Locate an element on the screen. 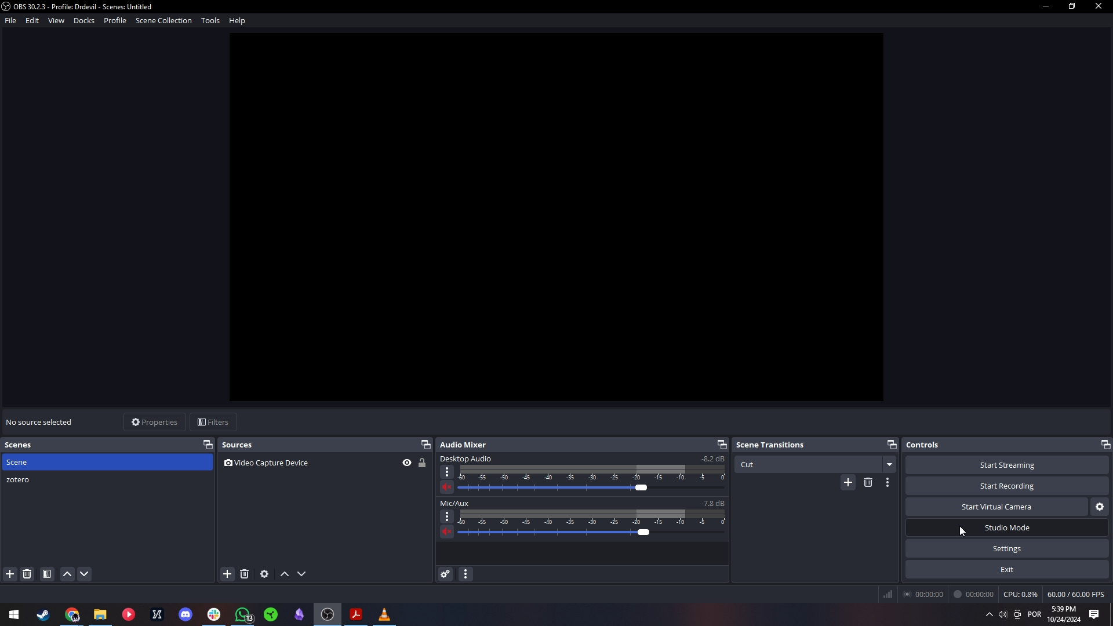 The image size is (1113, 626). Move scene down is located at coordinates (85, 574).